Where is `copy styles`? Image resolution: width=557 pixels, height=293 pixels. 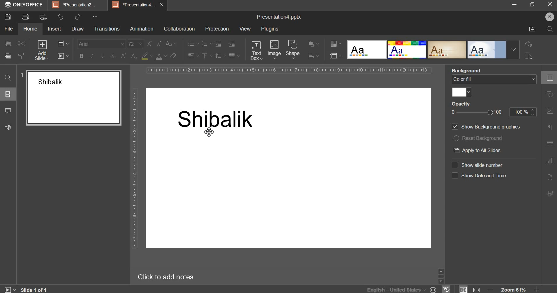 copy styles is located at coordinates (21, 56).